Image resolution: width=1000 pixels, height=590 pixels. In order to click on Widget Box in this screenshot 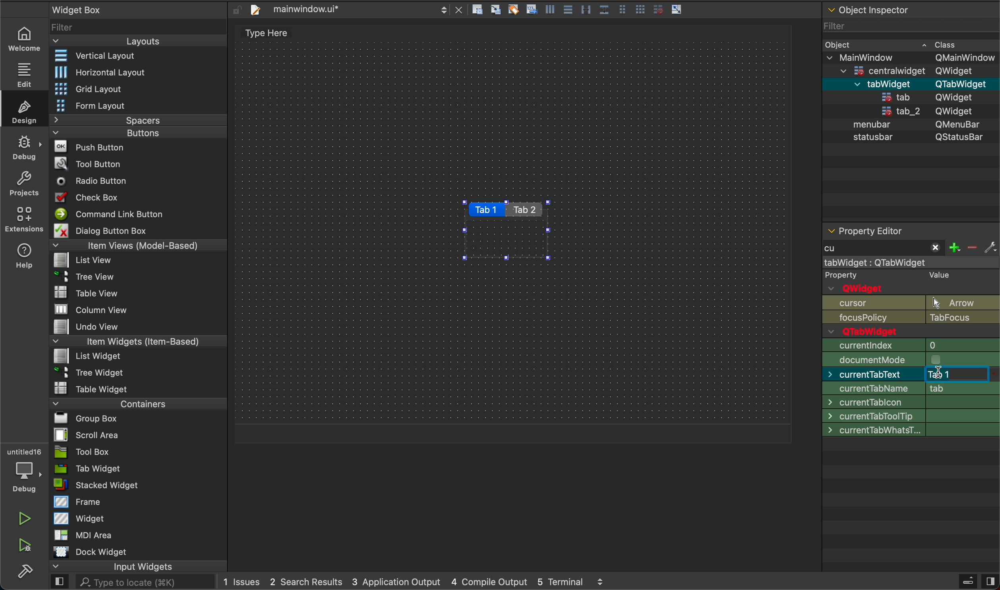, I will do `click(74, 10)`.